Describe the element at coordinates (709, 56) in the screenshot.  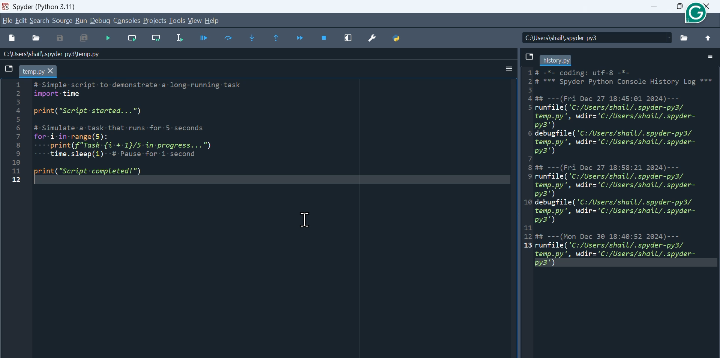
I see `folder` at that location.